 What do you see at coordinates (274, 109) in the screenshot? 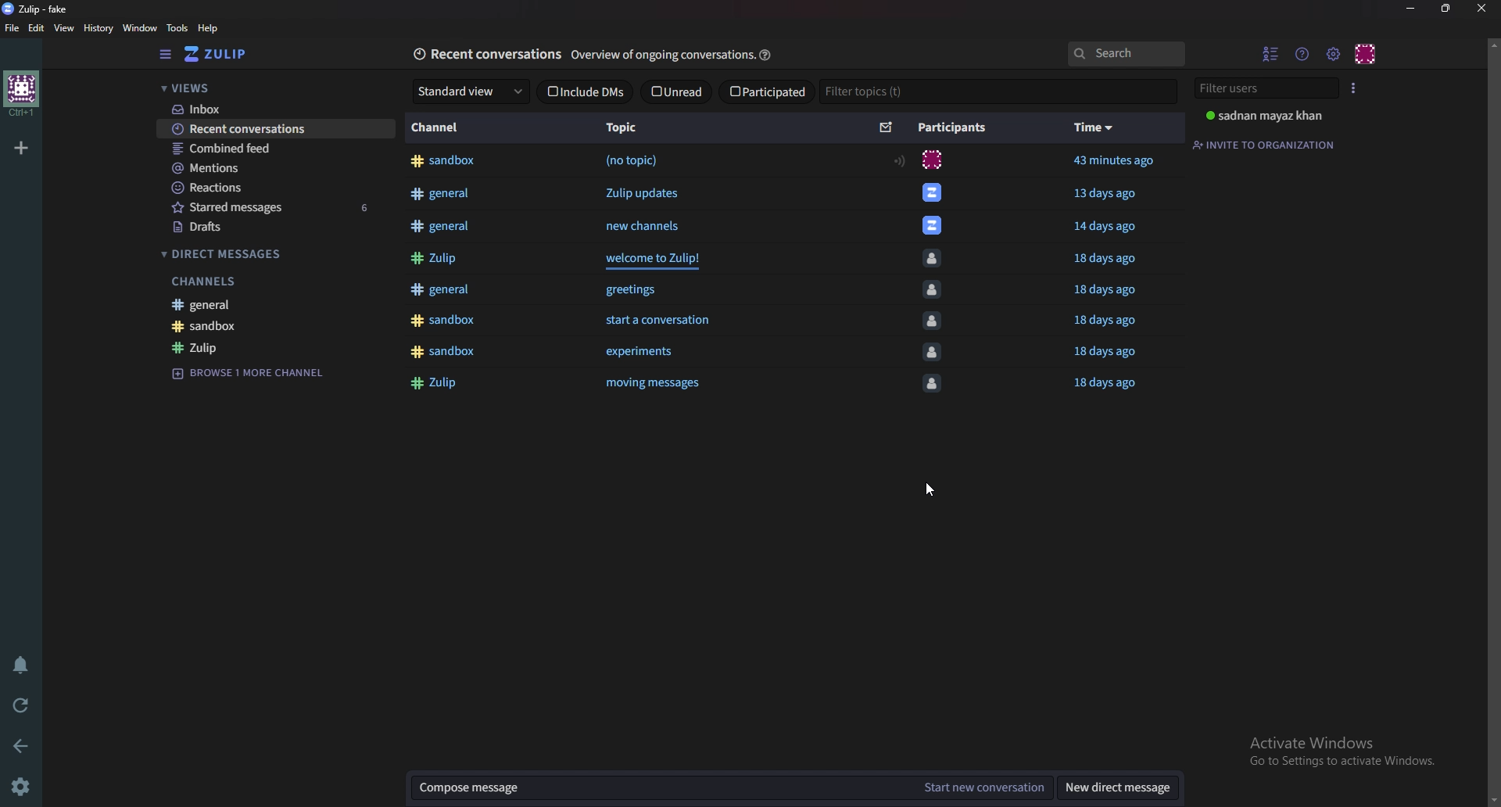
I see `Inbox` at bounding box center [274, 109].